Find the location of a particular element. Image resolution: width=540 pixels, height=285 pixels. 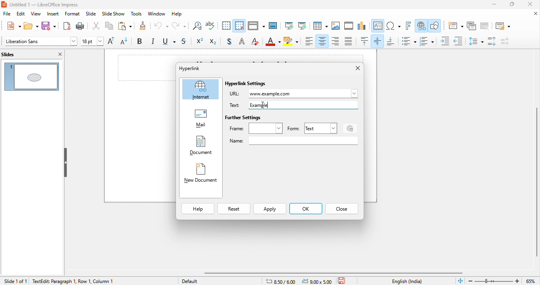

example is located at coordinates (264, 104).